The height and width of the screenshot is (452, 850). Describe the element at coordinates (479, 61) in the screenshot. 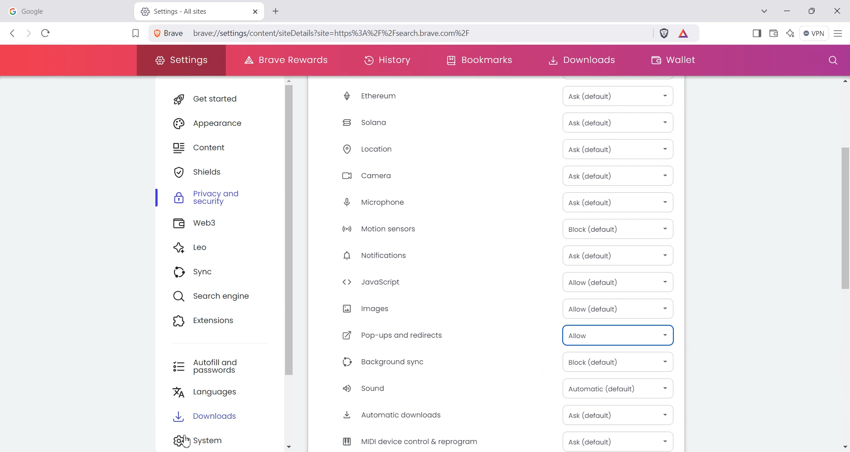

I see `Bookmarks` at that location.